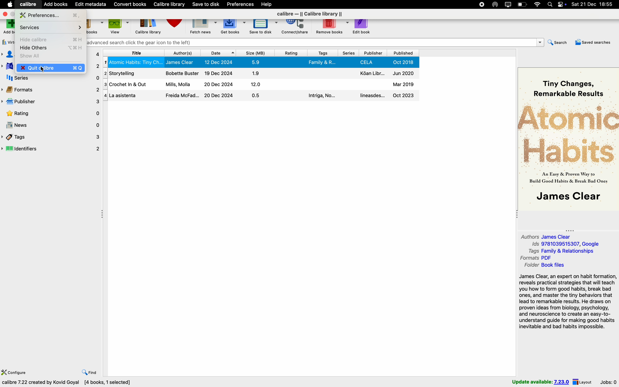  Describe the element at coordinates (564, 251) in the screenshot. I see `tags Family & Relationships` at that location.